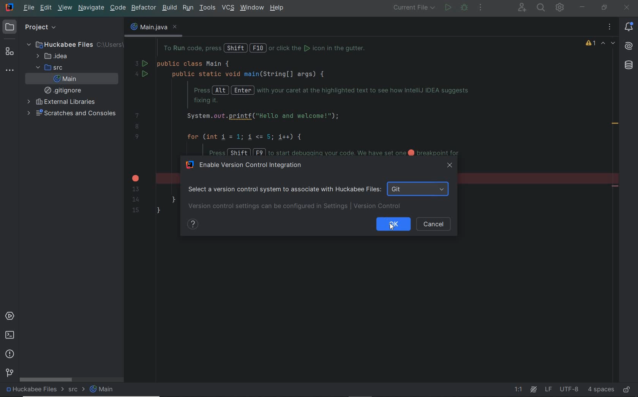  Describe the element at coordinates (277, 8) in the screenshot. I see `help` at that location.